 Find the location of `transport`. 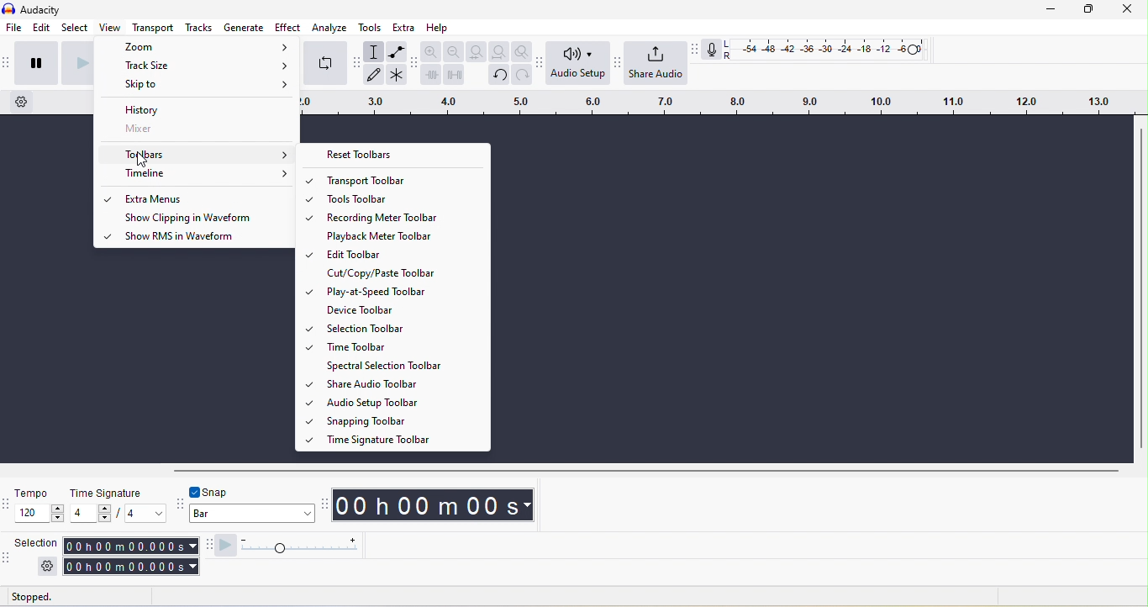

transport is located at coordinates (153, 27).